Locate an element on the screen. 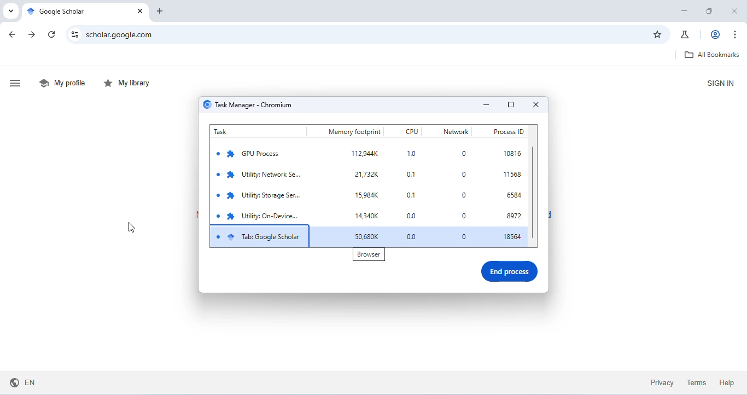  GPU process is located at coordinates (249, 154).